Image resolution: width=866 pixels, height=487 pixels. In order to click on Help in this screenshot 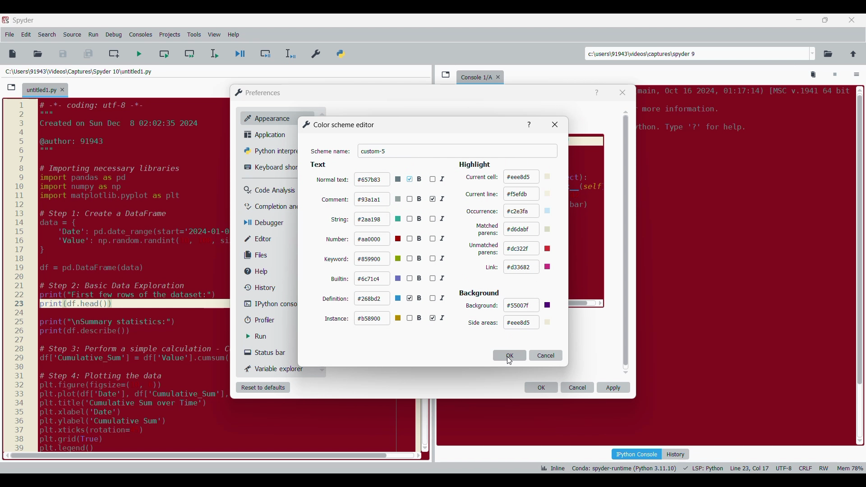, I will do `click(597, 93)`.